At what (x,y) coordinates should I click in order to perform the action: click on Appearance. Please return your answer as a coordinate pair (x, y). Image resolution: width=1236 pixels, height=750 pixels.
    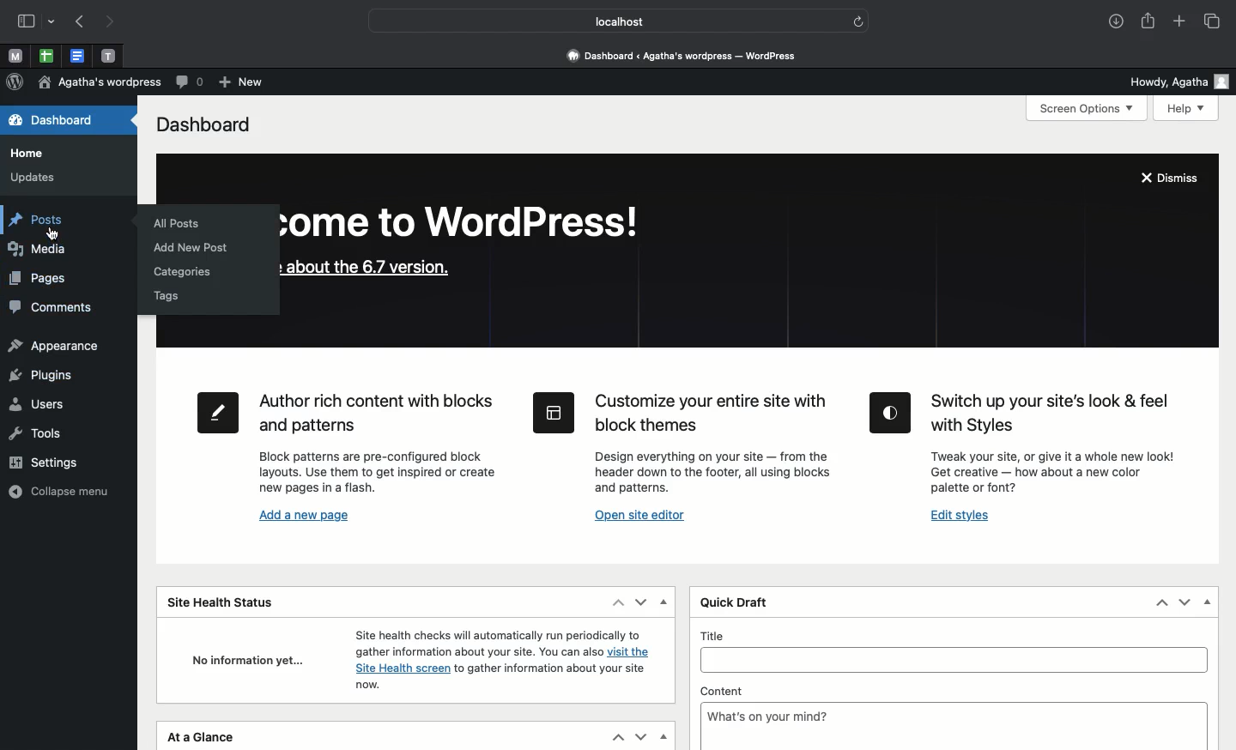
    Looking at the image, I should click on (52, 348).